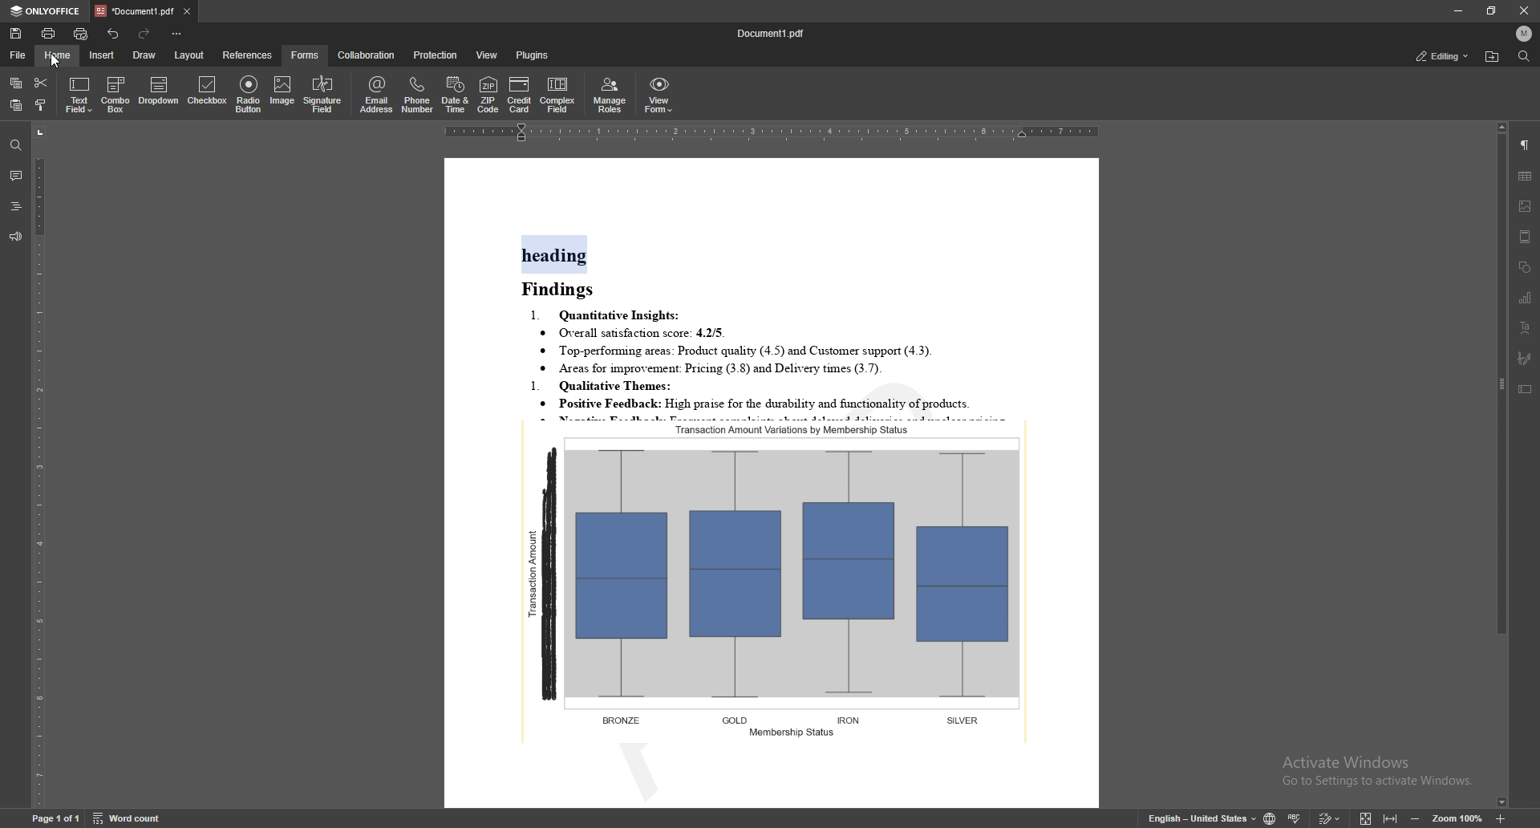  I want to click on header and footer, so click(1525, 237).